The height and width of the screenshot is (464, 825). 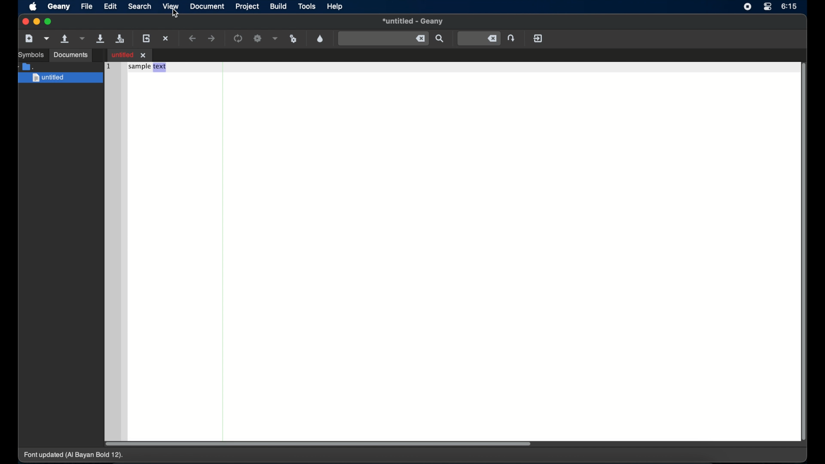 What do you see at coordinates (383, 38) in the screenshot?
I see `find the entered text in the current file` at bounding box center [383, 38].